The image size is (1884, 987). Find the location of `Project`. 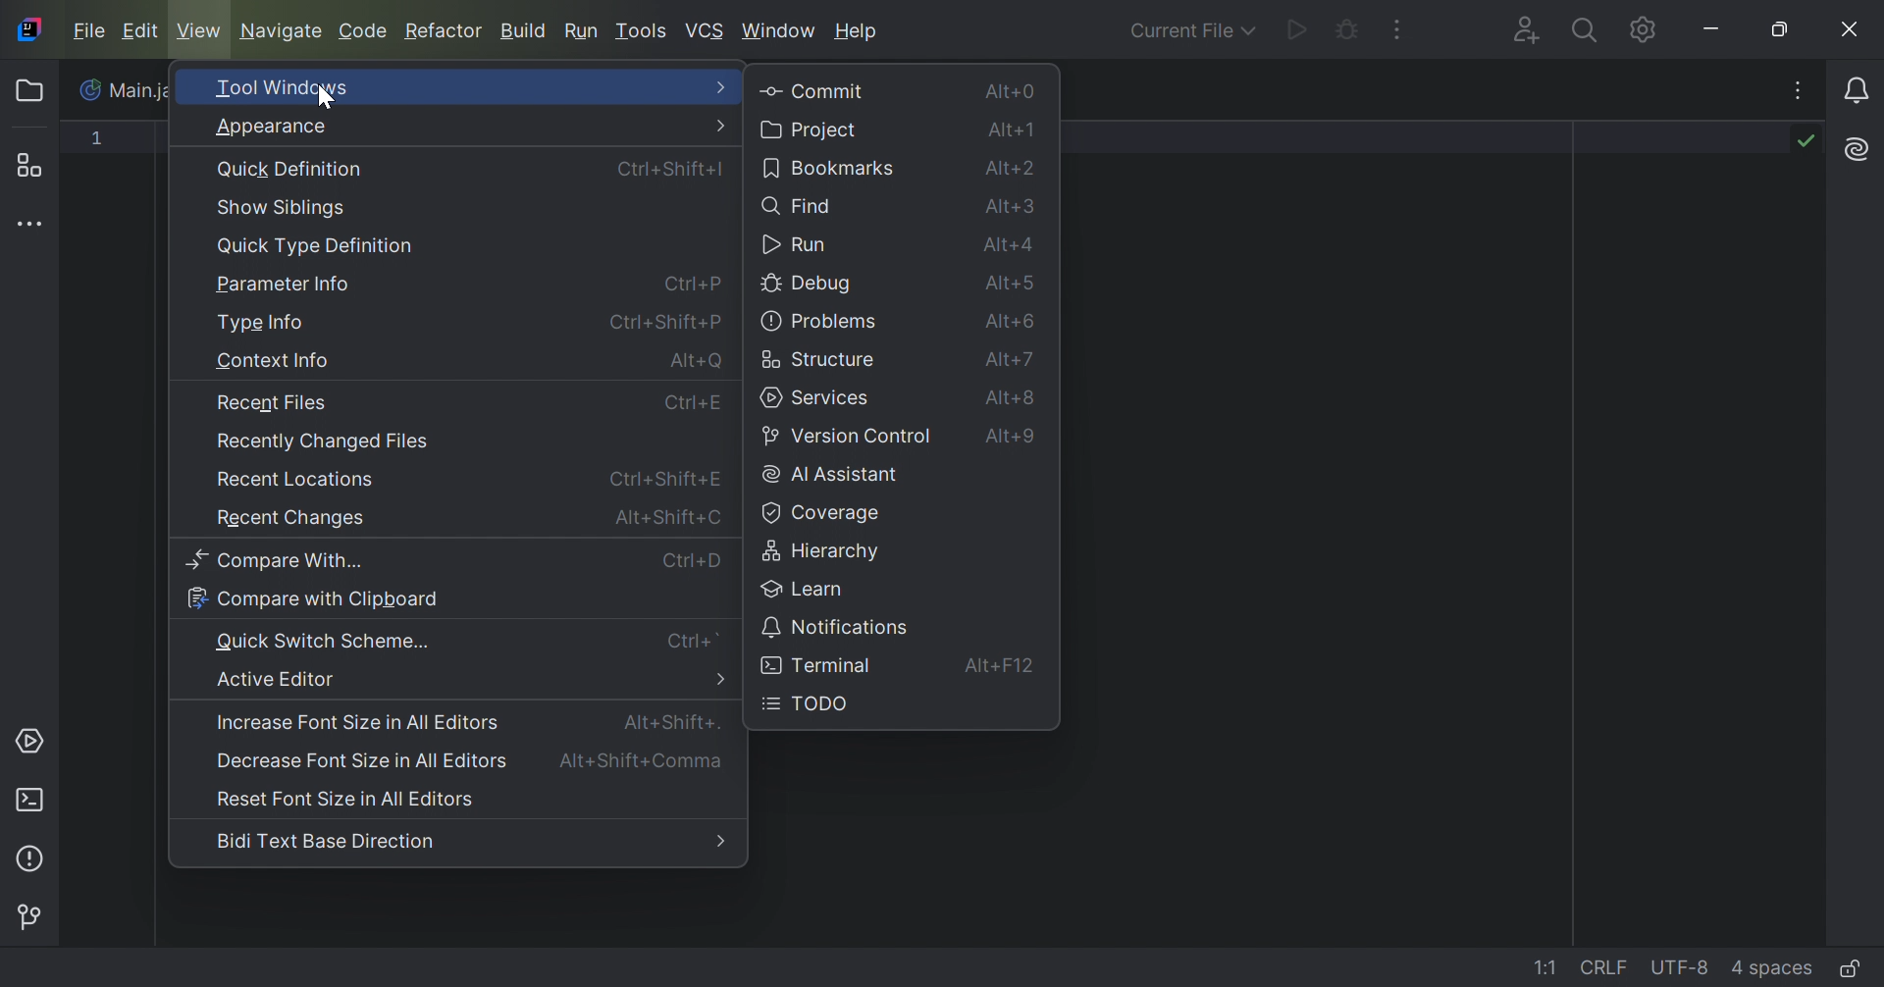

Project is located at coordinates (811, 130).